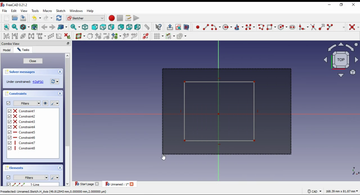 The width and height of the screenshot is (360, 195). What do you see at coordinates (216, 27) in the screenshot?
I see `create arc` at bounding box center [216, 27].